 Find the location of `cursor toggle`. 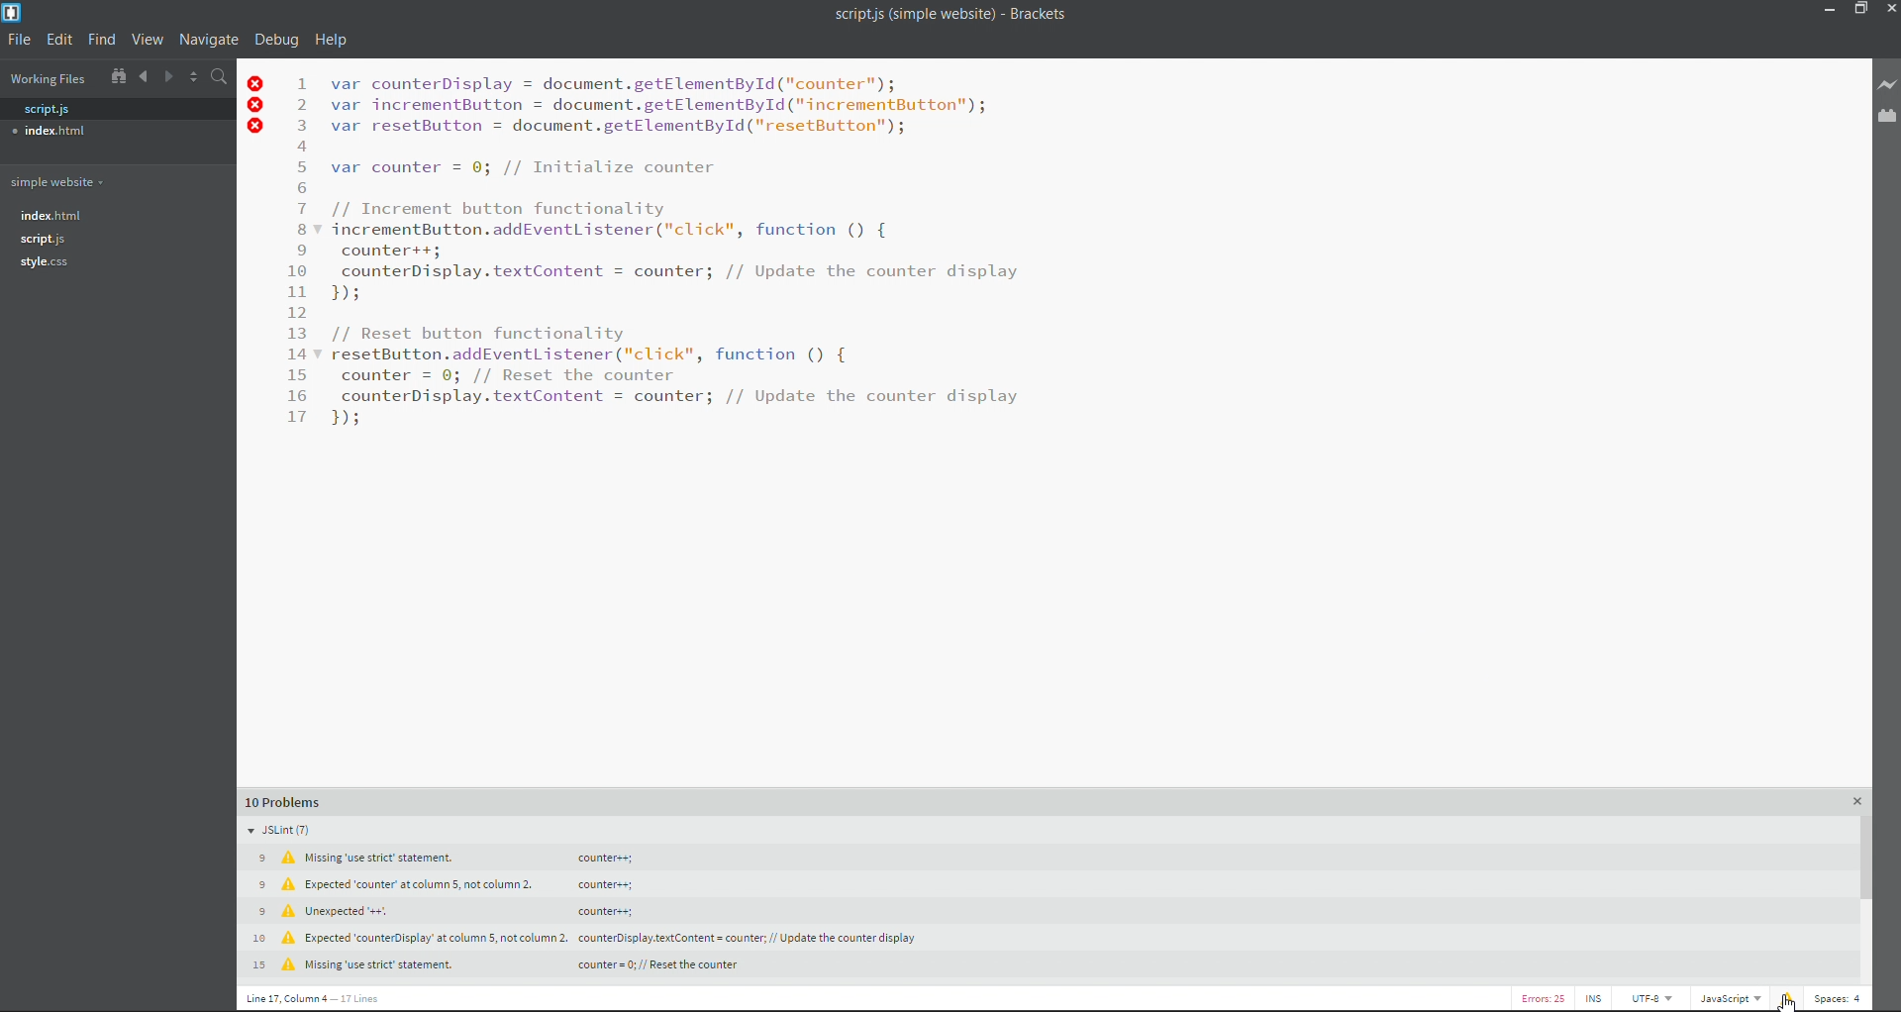

cursor toggle is located at coordinates (1597, 998).